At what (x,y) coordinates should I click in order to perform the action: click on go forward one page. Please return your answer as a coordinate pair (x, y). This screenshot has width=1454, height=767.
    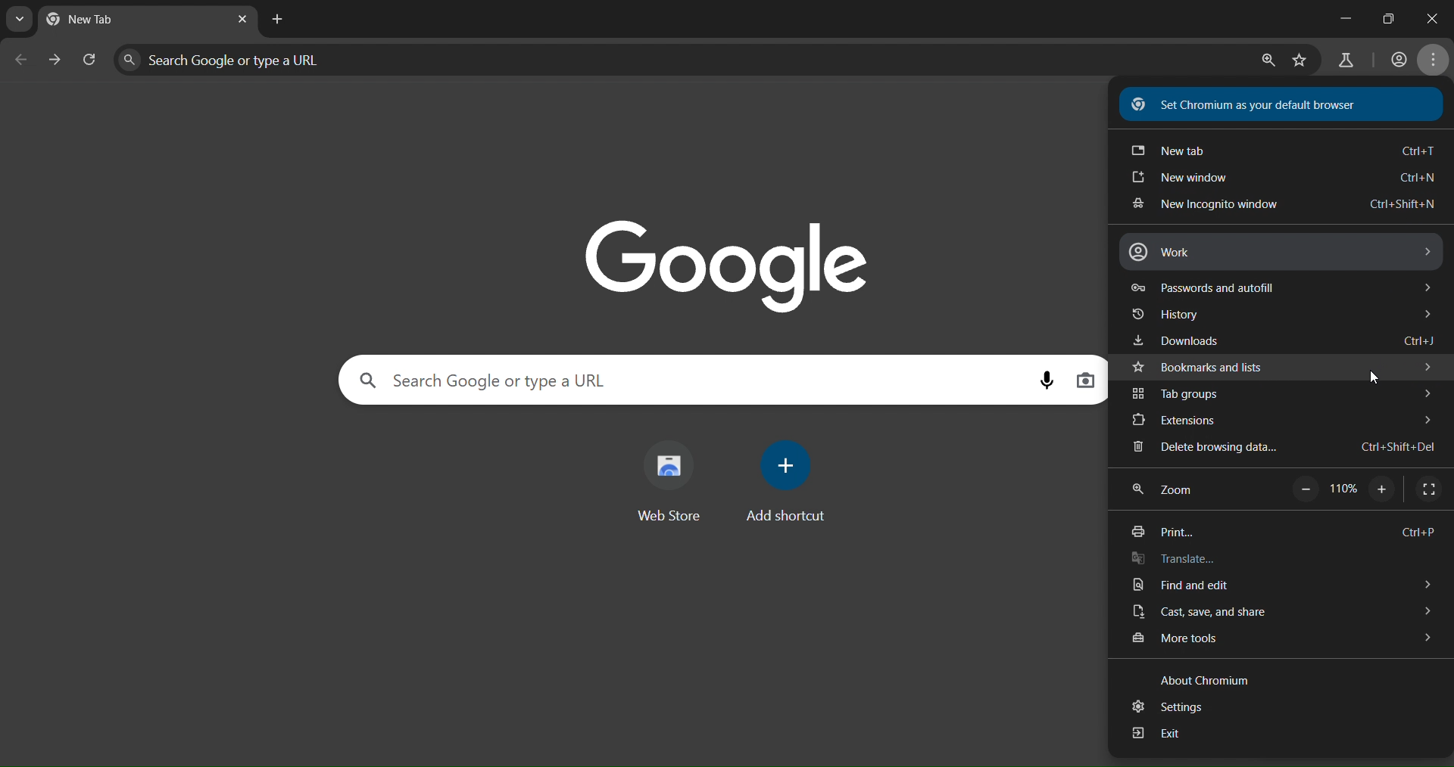
    Looking at the image, I should click on (55, 63).